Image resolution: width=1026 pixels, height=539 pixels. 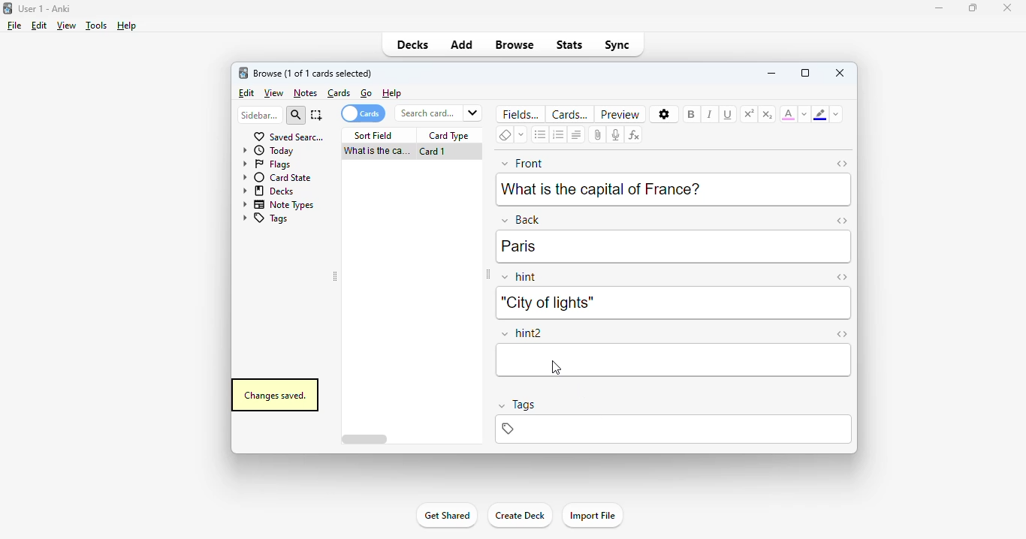 I want to click on hint2, so click(x=523, y=333).